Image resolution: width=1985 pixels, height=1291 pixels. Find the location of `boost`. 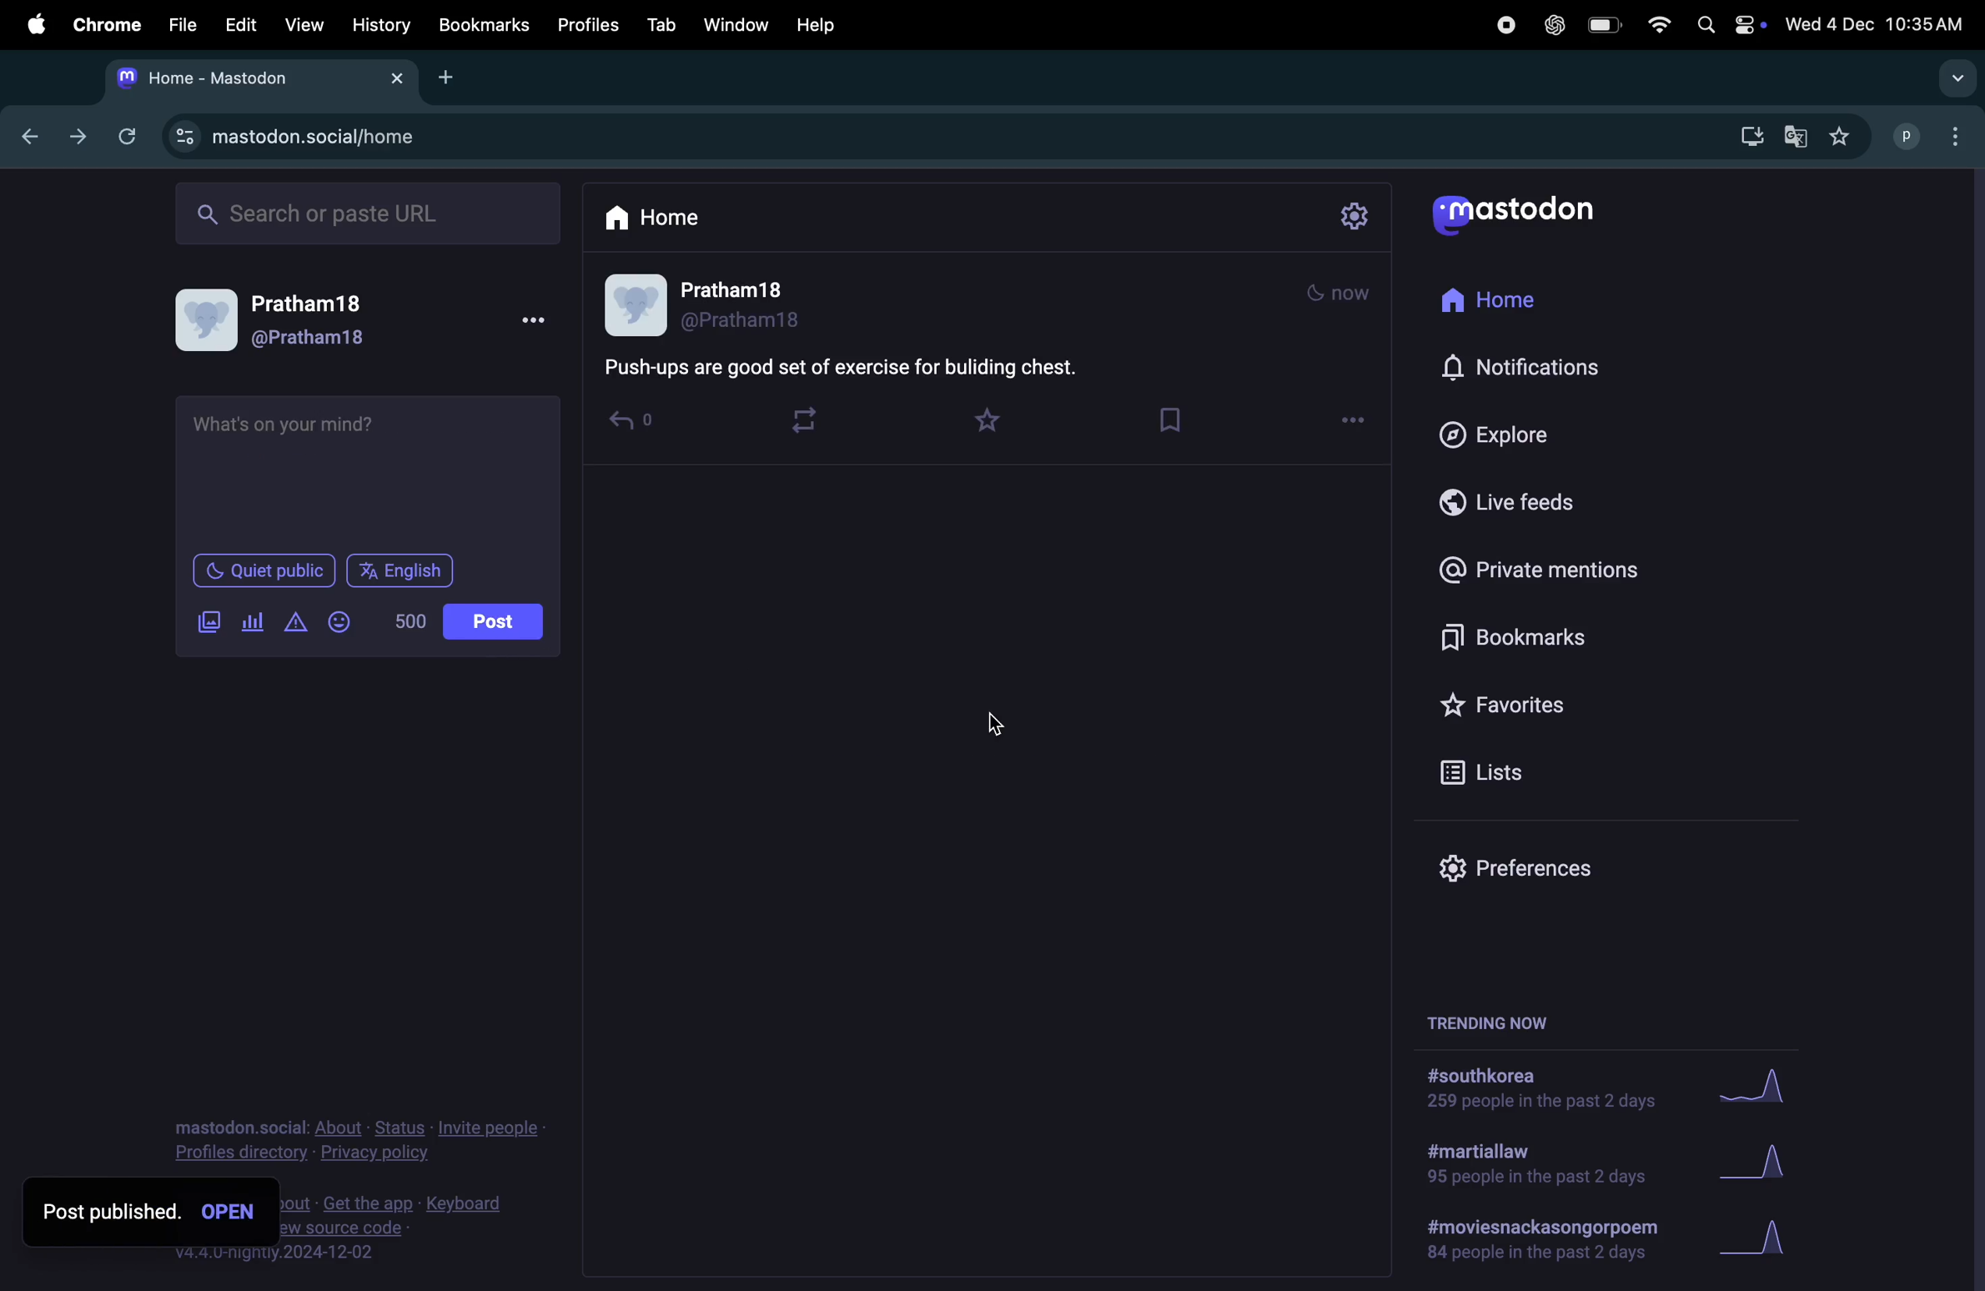

boost is located at coordinates (811, 422).